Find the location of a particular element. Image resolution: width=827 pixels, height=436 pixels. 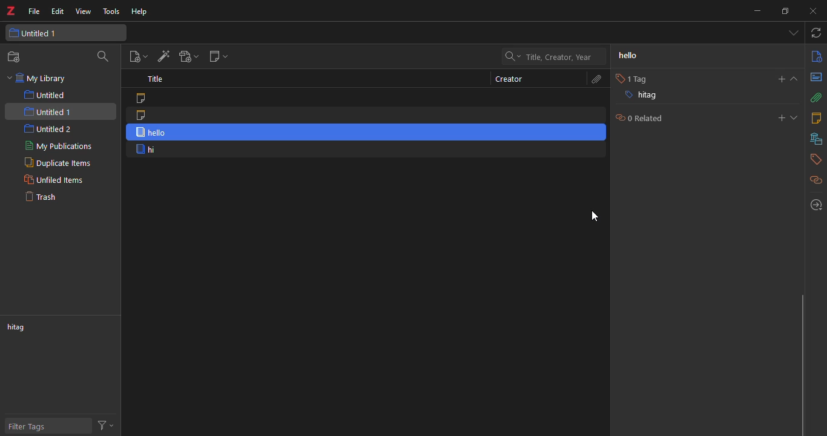

info is located at coordinates (815, 57).